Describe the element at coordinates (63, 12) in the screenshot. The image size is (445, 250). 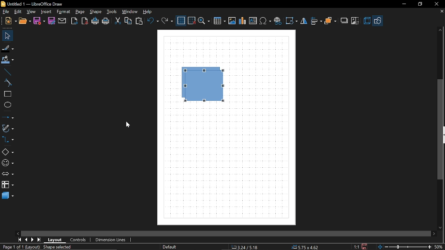
I see `Format` at that location.